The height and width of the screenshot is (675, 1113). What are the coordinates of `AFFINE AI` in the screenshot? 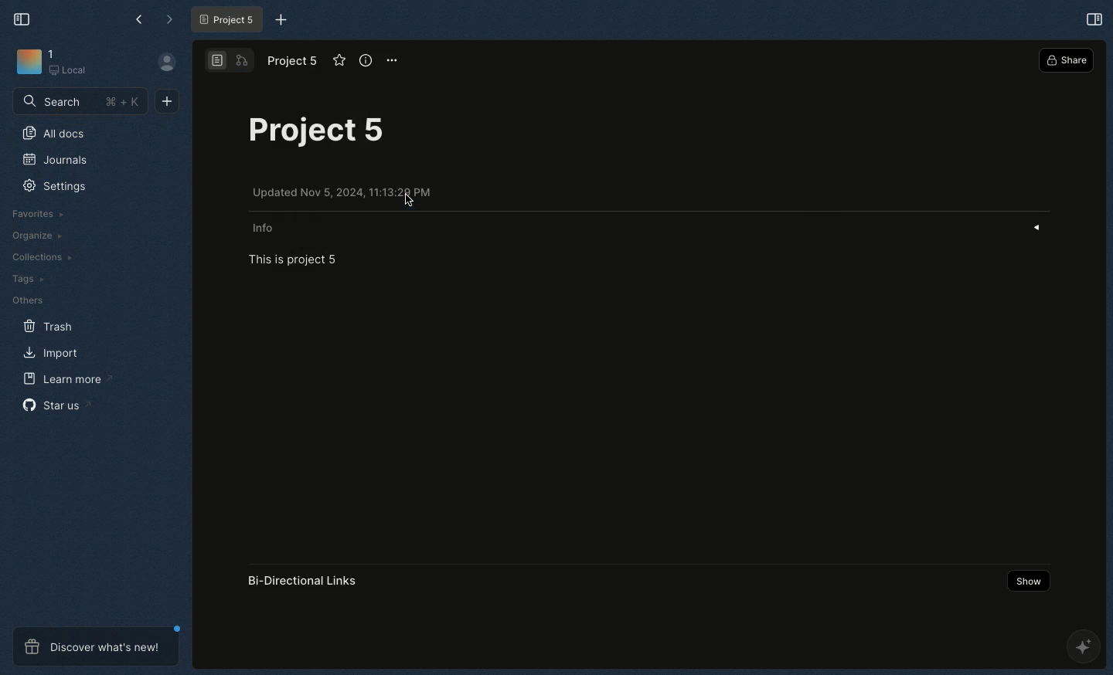 It's located at (1081, 645).